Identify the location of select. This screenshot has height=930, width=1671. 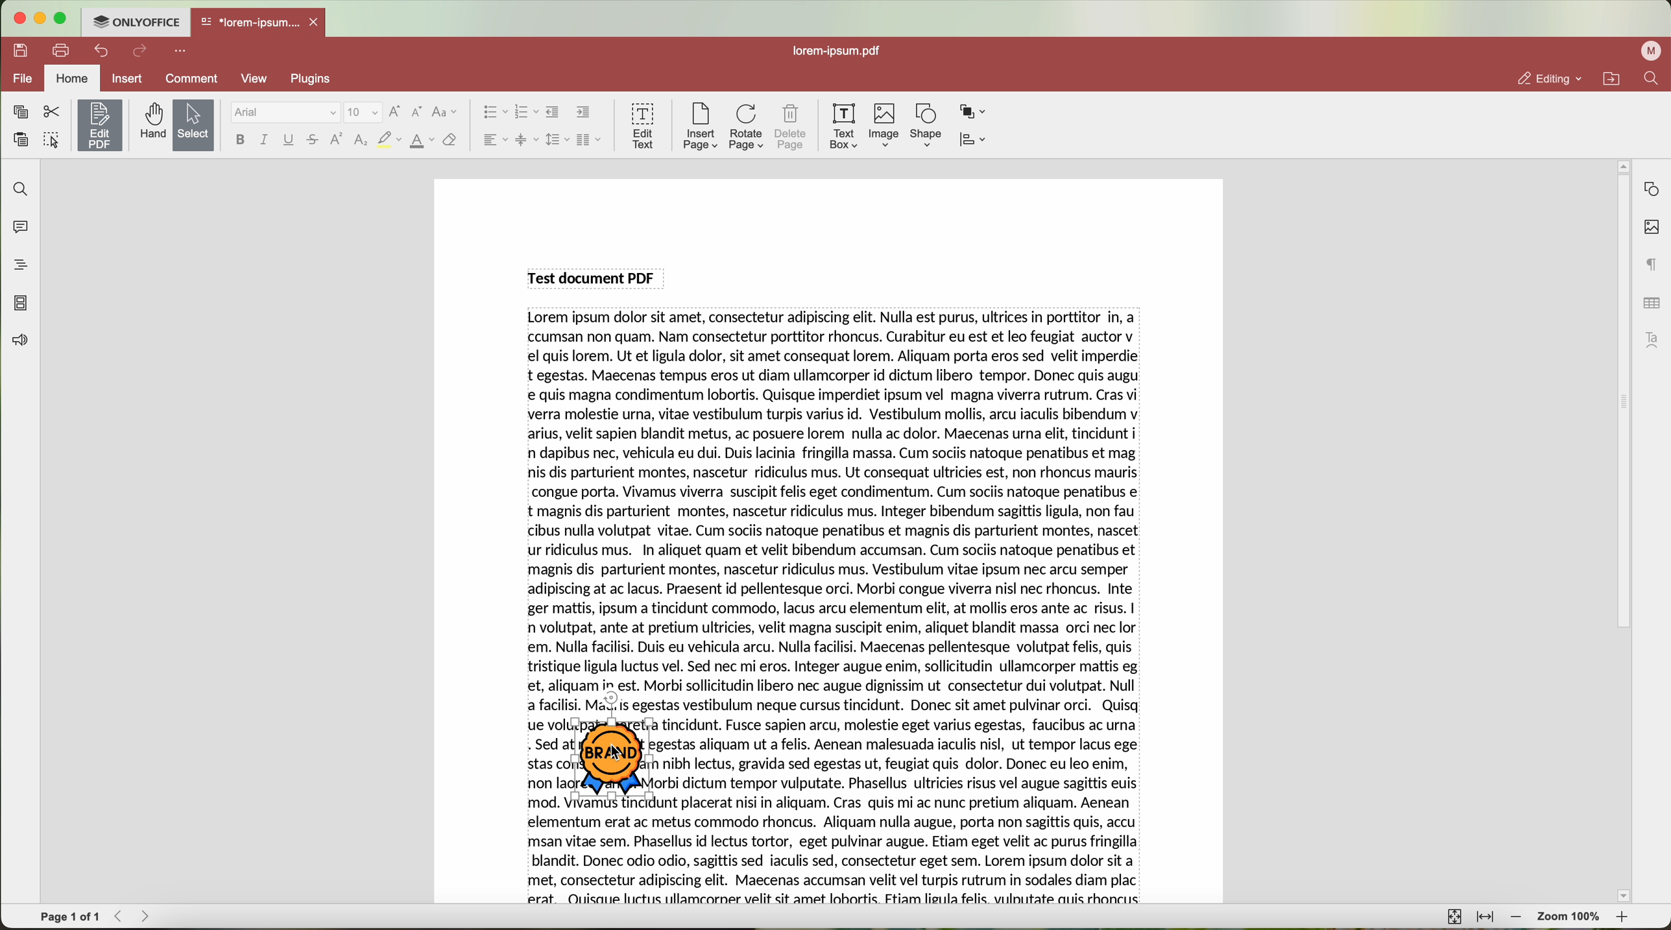
(194, 126).